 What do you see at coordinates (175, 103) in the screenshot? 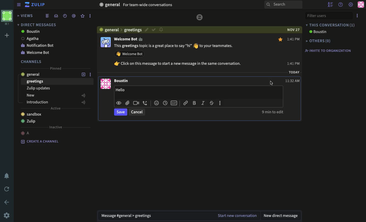
I see `gif` at bounding box center [175, 103].